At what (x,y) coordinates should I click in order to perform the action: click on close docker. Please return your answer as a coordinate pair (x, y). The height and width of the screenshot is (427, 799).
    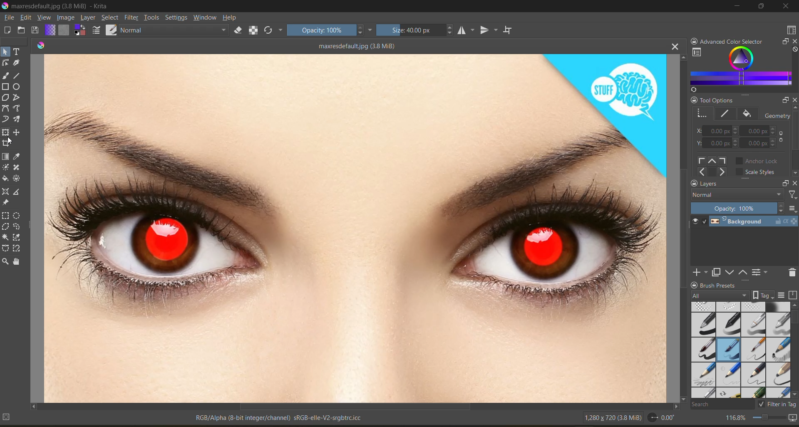
    Looking at the image, I should click on (794, 182).